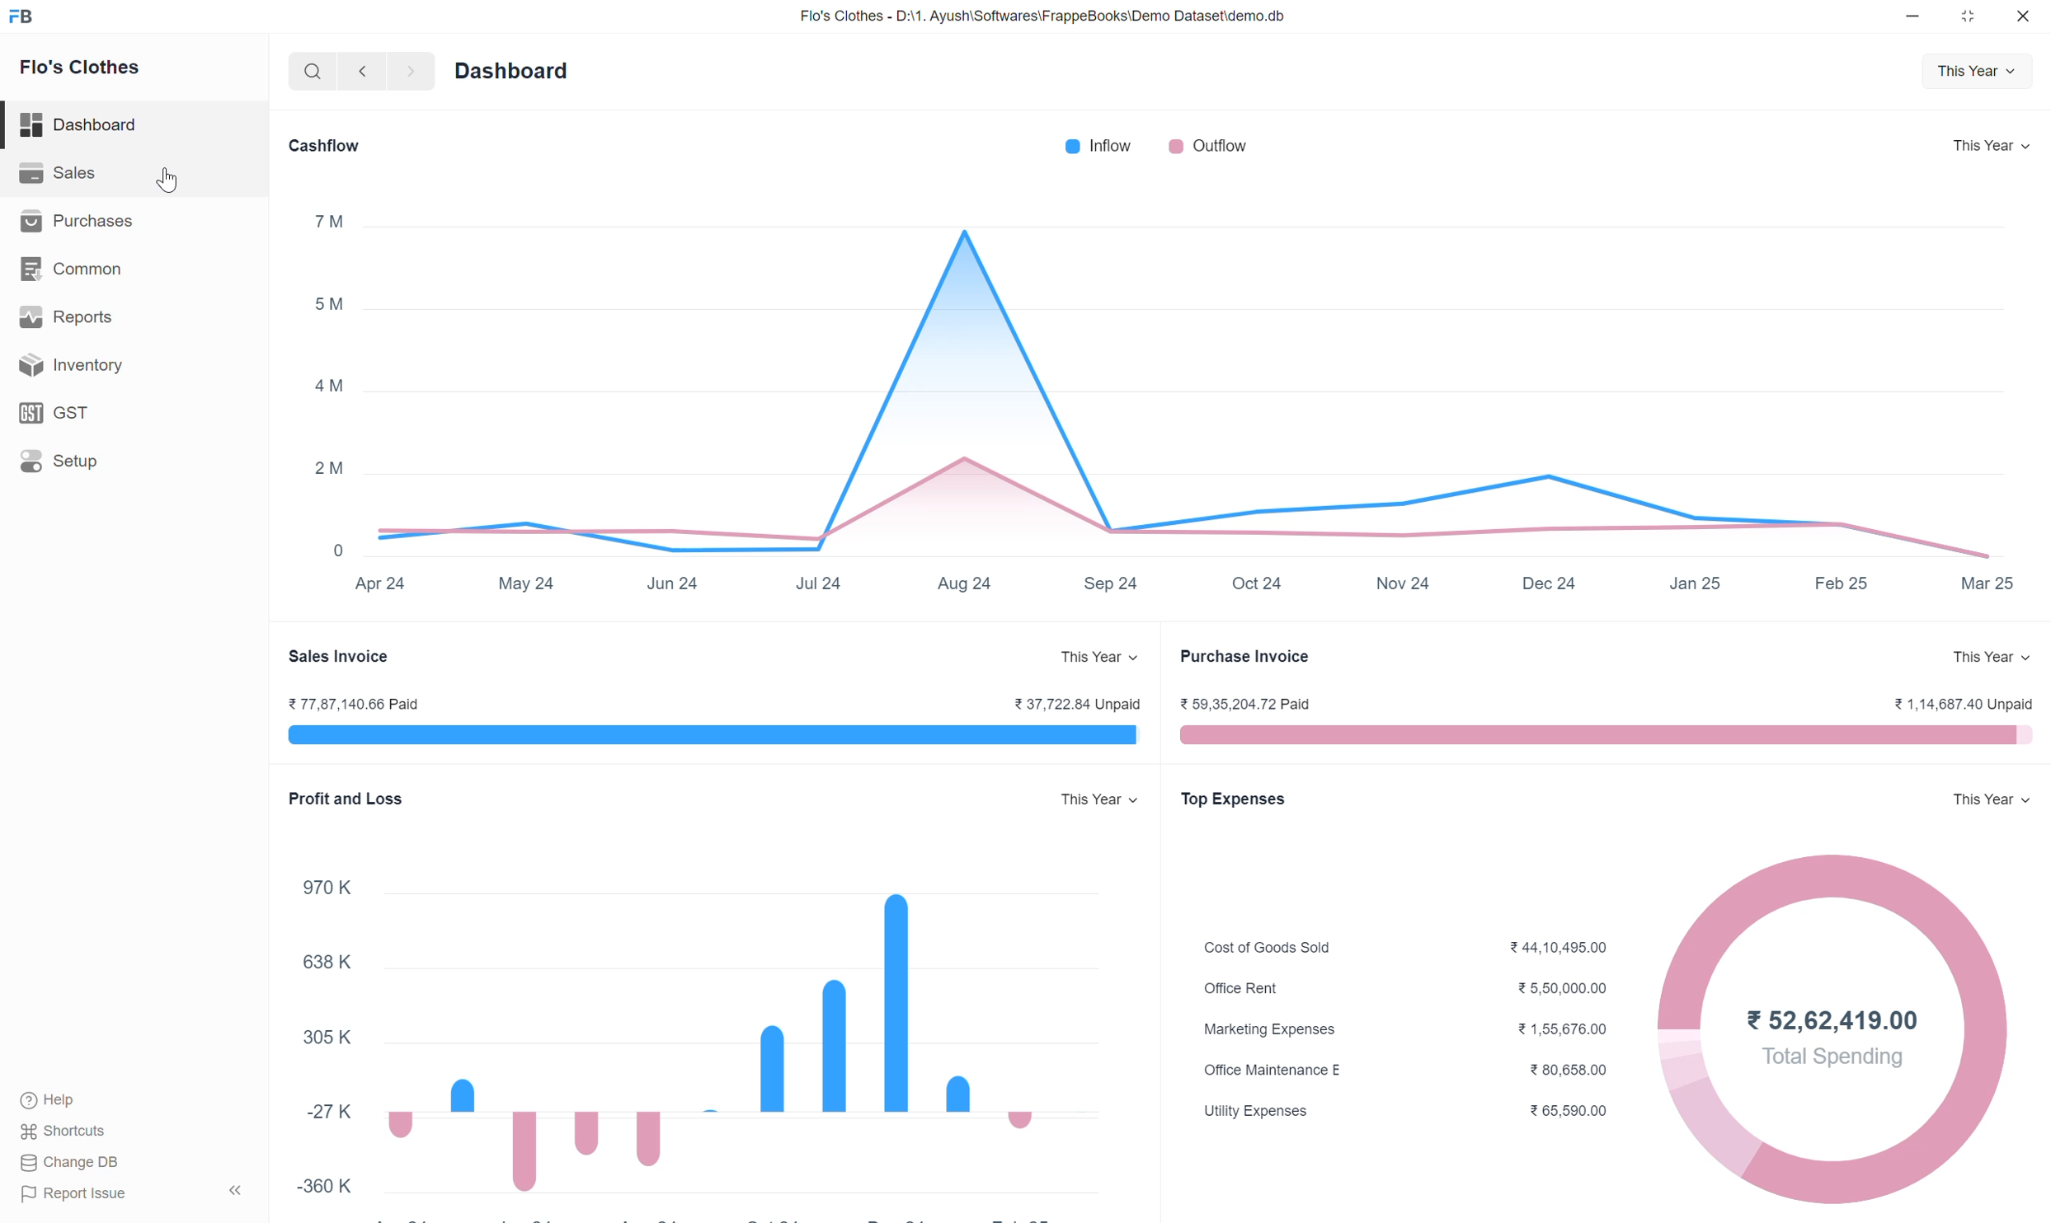  Describe the element at coordinates (739, 1043) in the screenshot. I see `bar graph` at that location.